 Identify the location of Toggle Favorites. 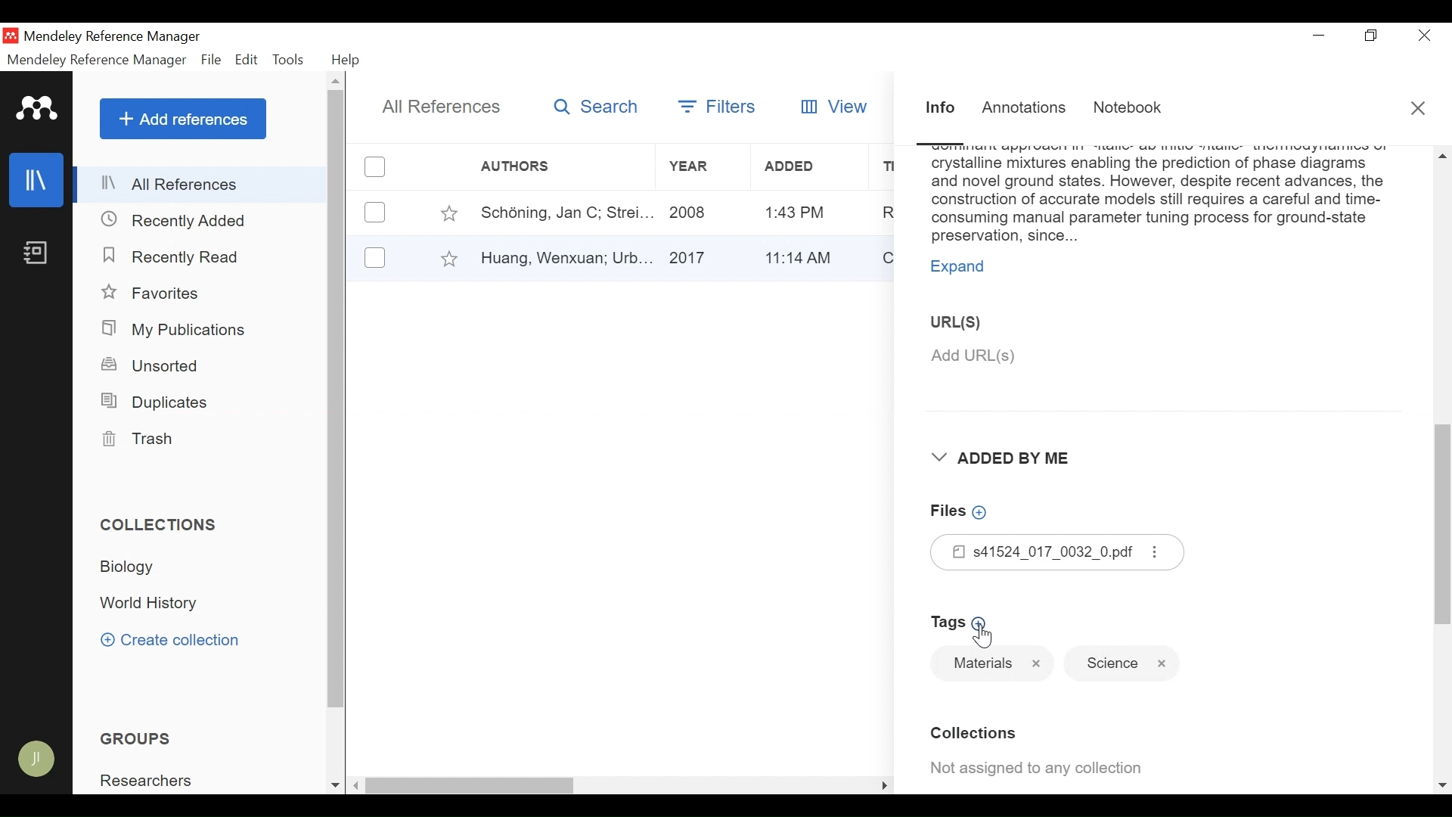
(448, 258).